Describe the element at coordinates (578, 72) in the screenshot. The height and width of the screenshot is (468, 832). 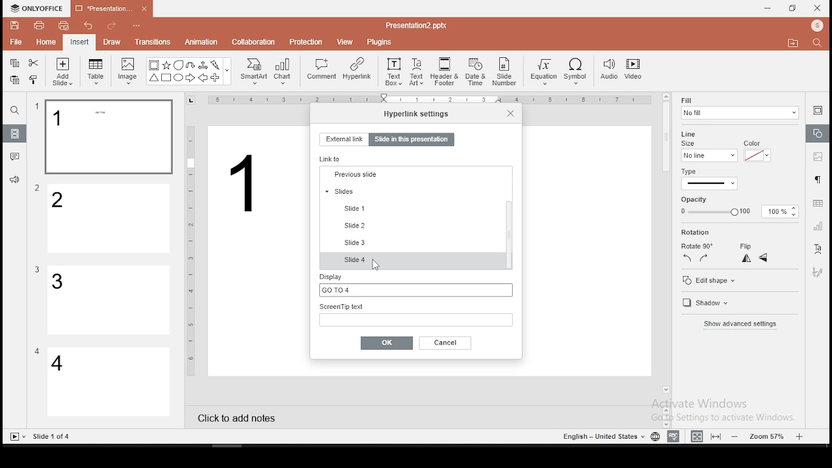
I see `symbol` at that location.